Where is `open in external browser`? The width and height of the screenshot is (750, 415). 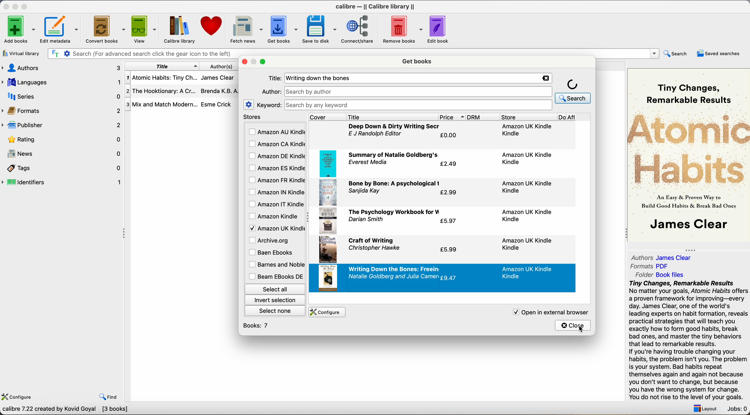
open in external browser is located at coordinates (549, 312).